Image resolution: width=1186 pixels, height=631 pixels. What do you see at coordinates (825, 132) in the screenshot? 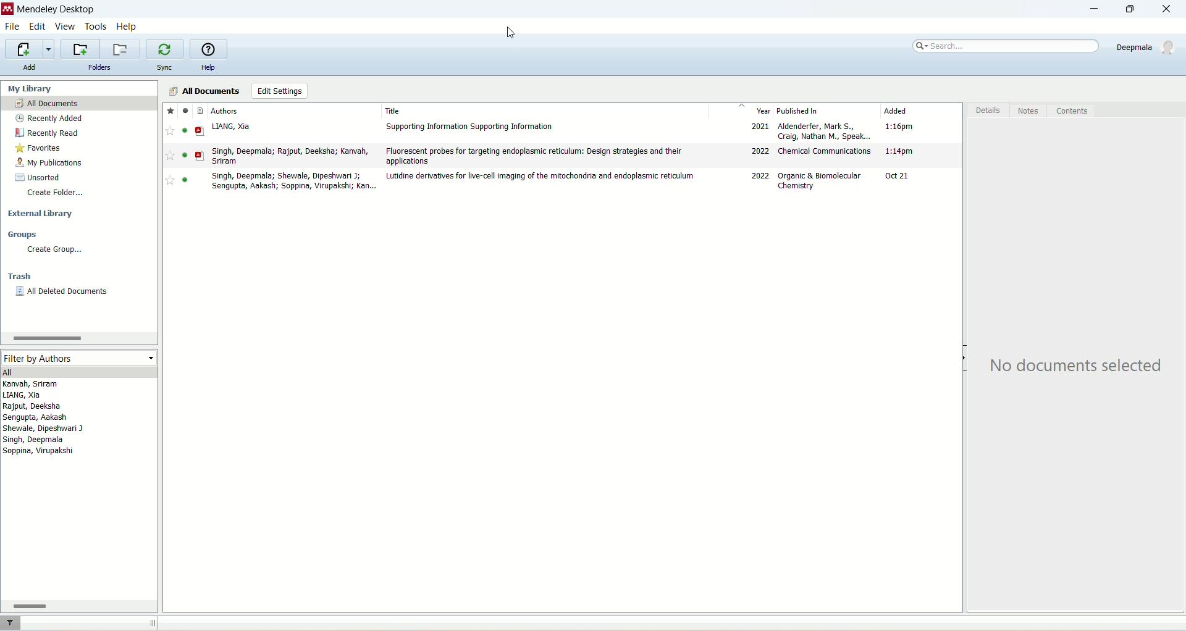
I see `Aldenderfer, Mark S; Craig, Nathan M., Speak...` at bounding box center [825, 132].